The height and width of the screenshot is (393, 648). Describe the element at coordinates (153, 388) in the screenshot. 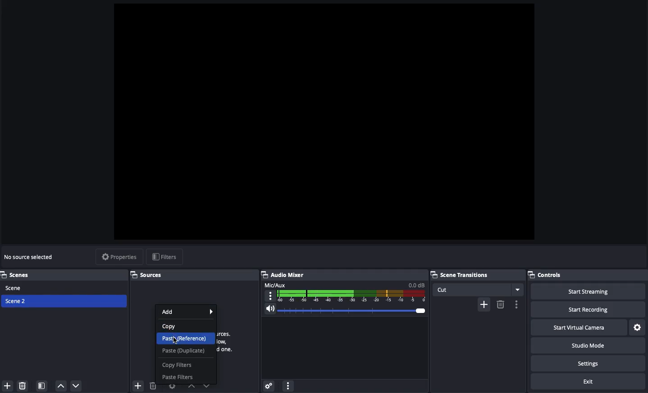

I see `delete` at that location.